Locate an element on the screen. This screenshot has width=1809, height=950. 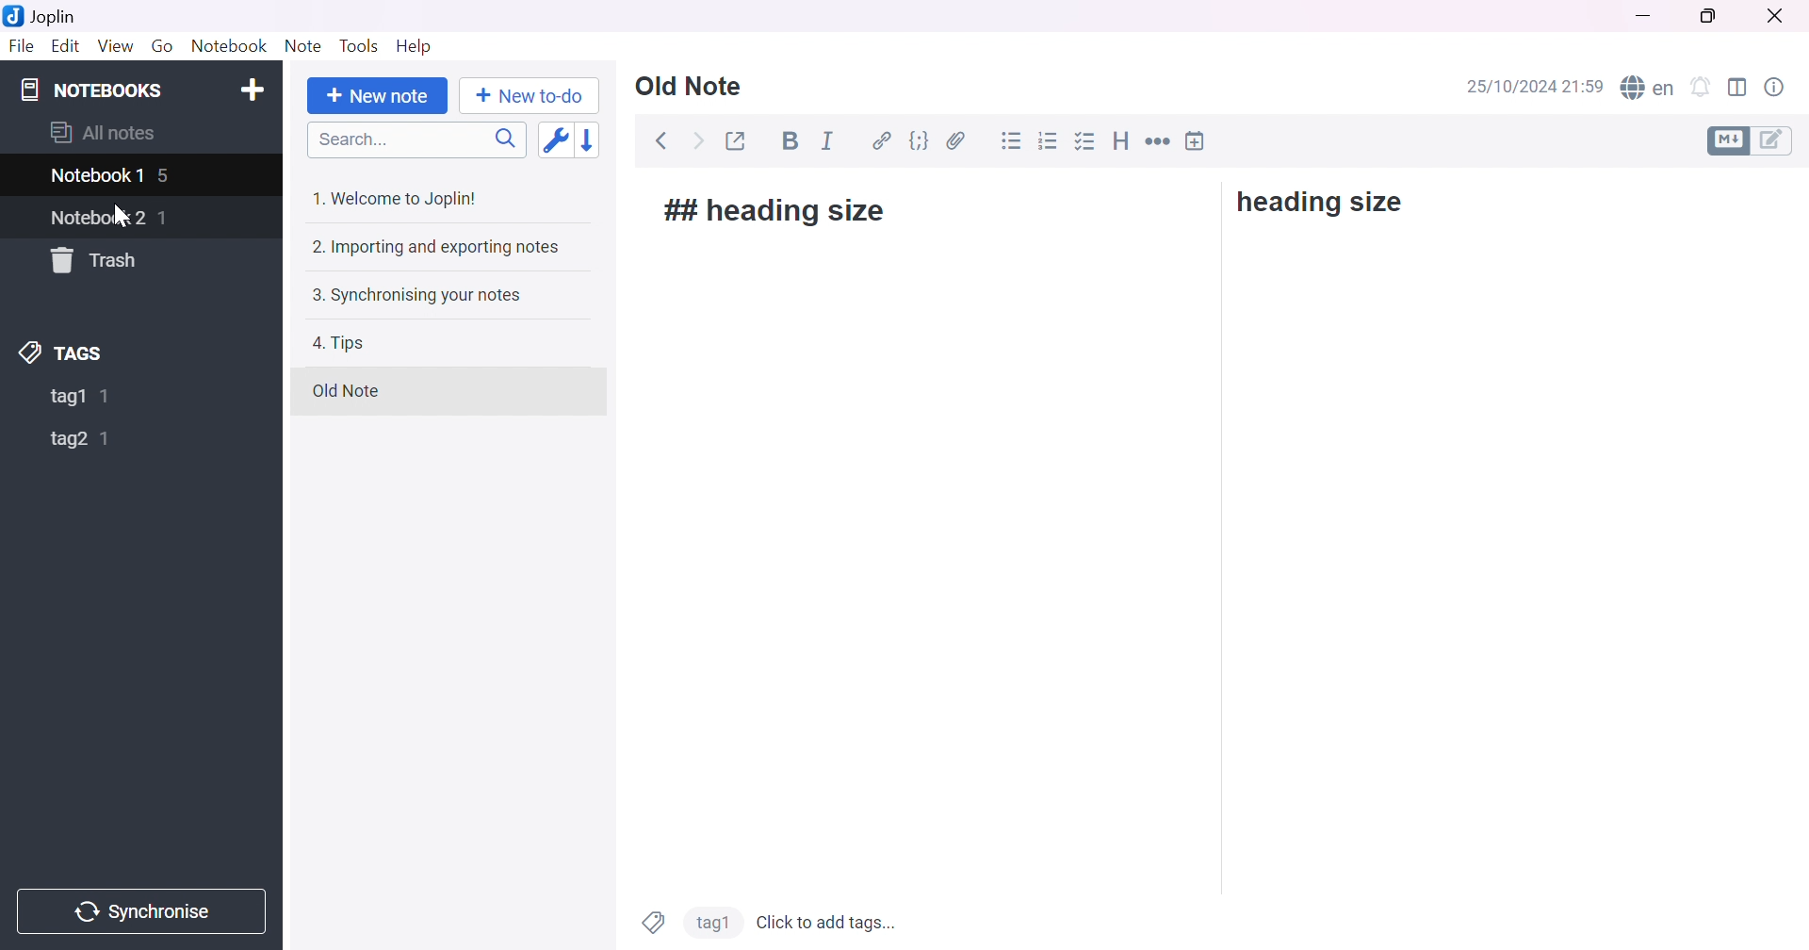
Spell checker is located at coordinates (1648, 85).